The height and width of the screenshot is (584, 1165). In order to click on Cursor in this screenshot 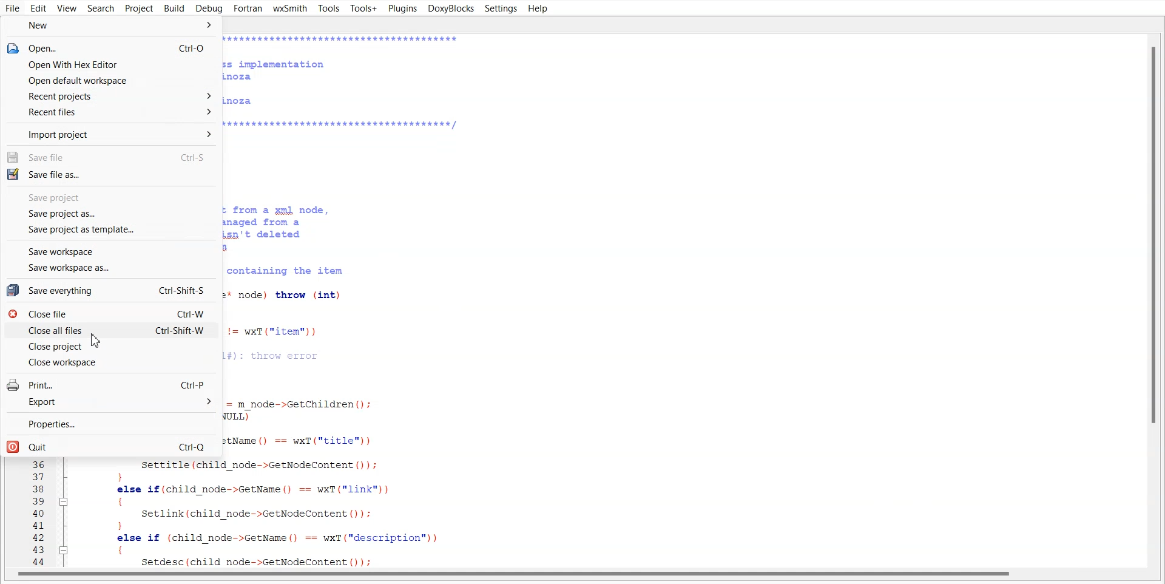, I will do `click(96, 342)`.